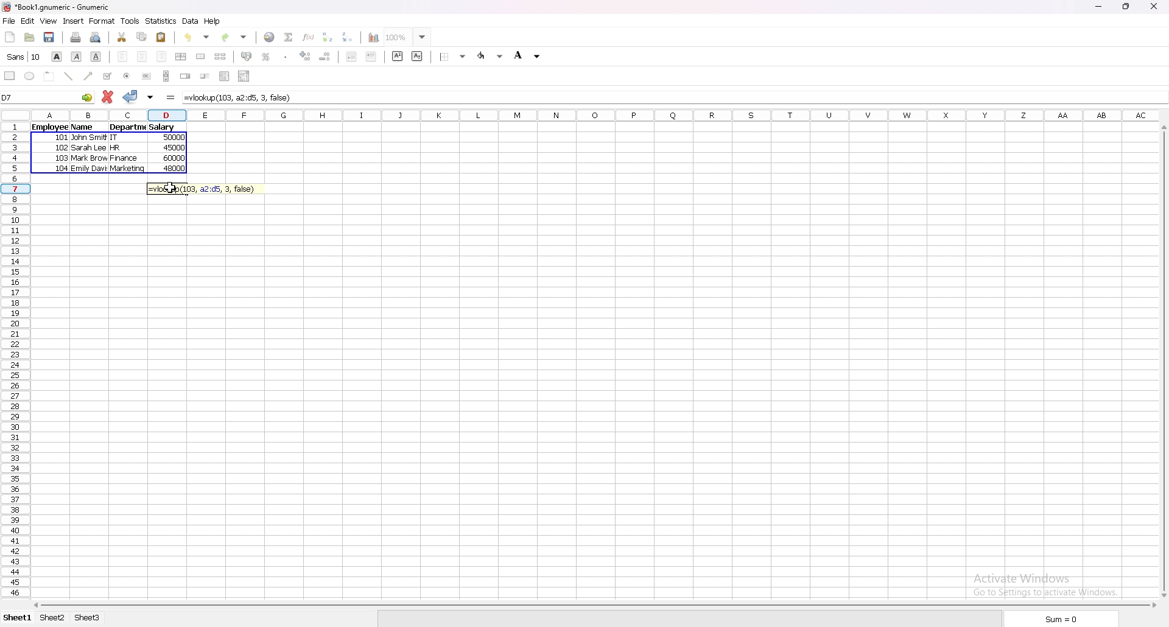 The image size is (1169, 627). I want to click on ellipse, so click(29, 75).